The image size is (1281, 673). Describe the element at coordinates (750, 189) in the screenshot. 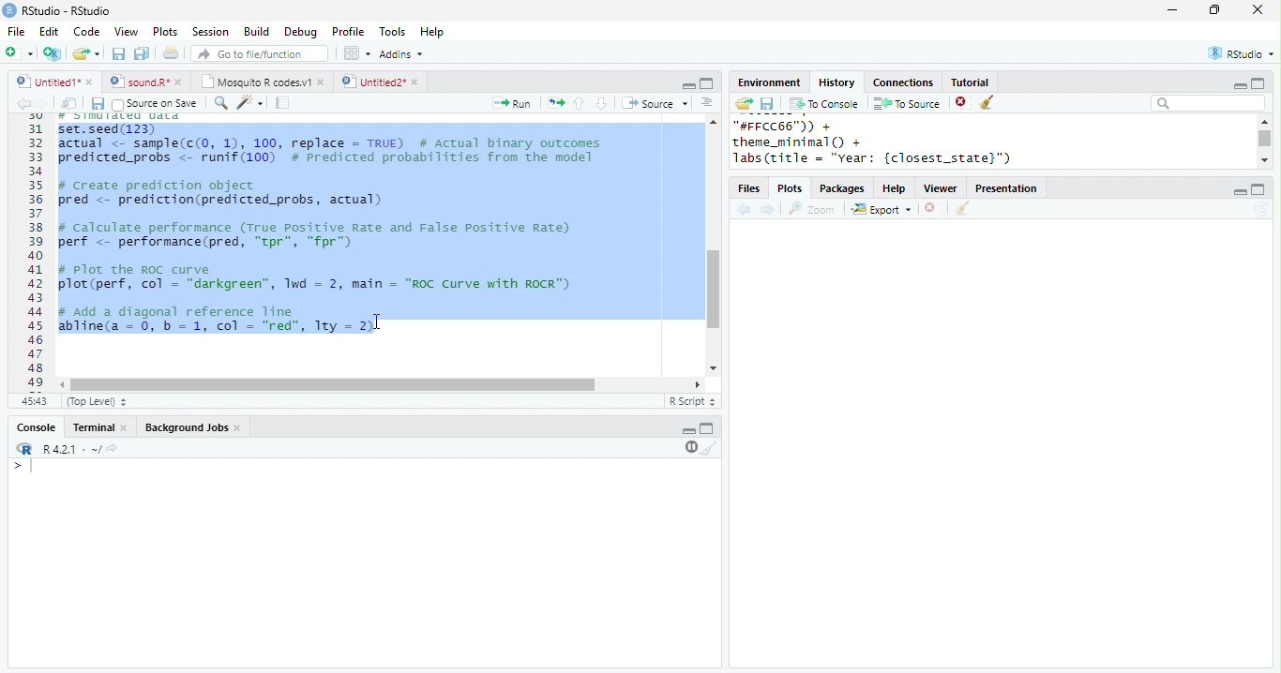

I see `files` at that location.